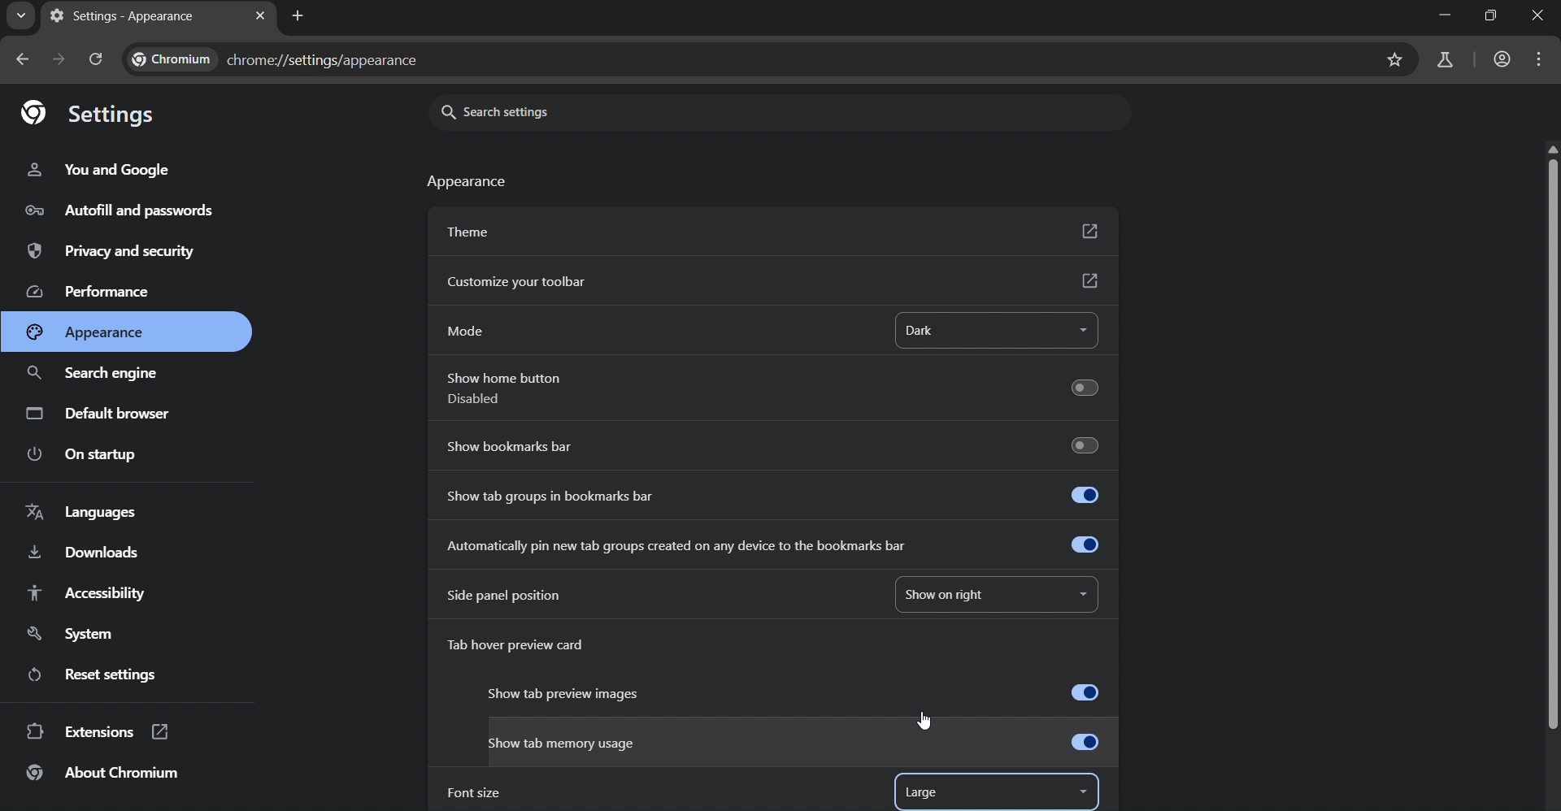  Describe the element at coordinates (123, 15) in the screenshot. I see `currenttab` at that location.